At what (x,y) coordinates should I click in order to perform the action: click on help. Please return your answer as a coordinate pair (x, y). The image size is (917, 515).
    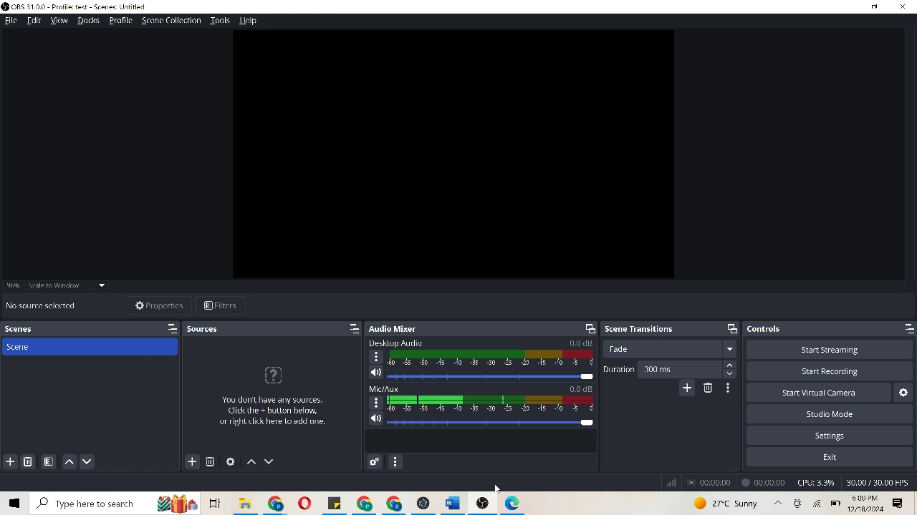
    Looking at the image, I should click on (249, 20).